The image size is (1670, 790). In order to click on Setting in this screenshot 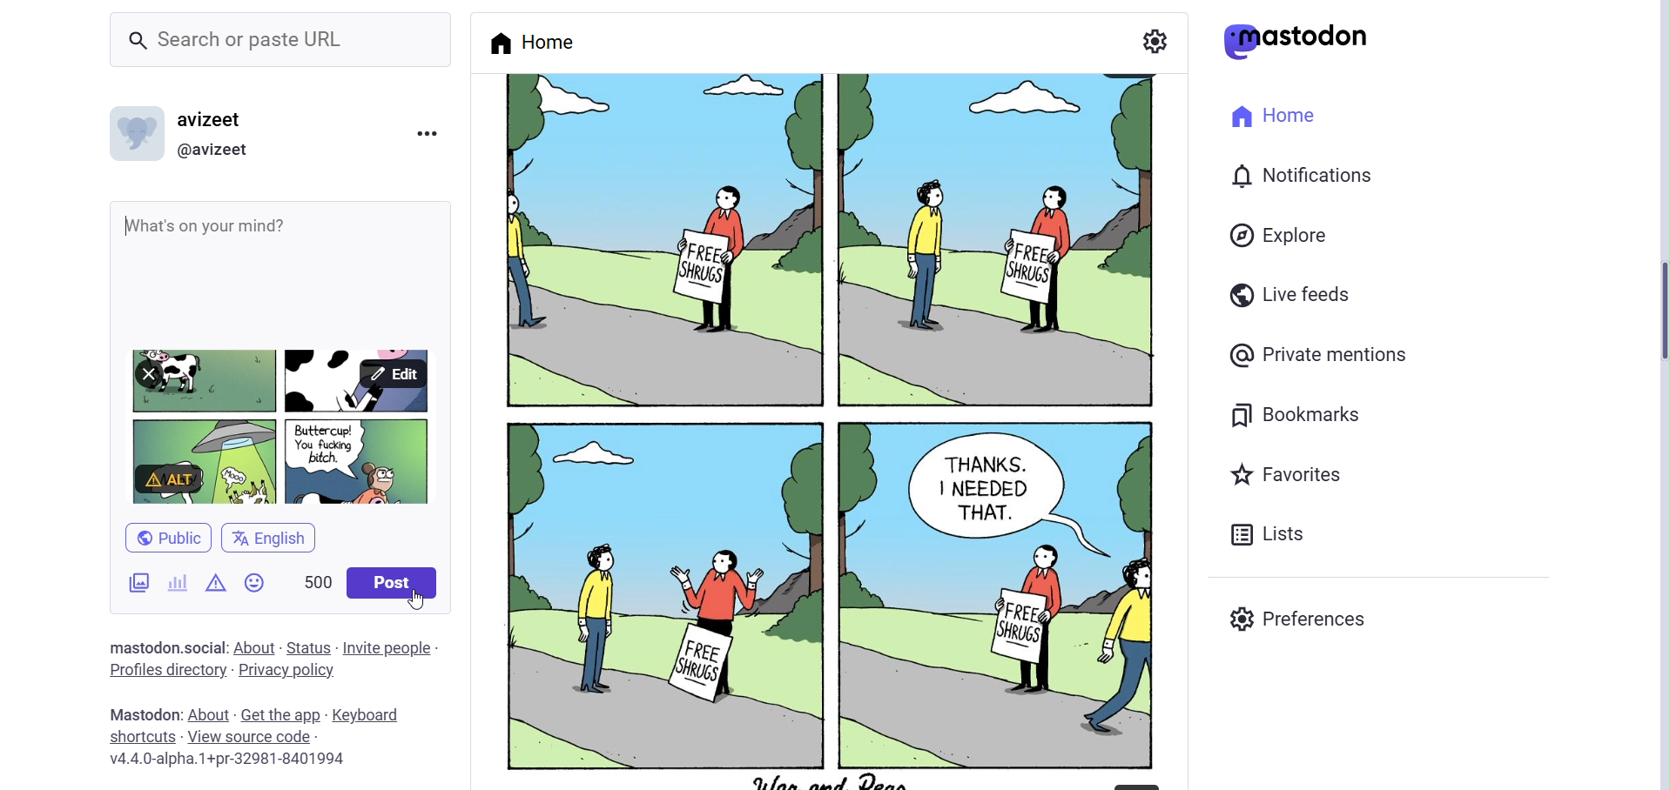, I will do `click(1155, 39)`.